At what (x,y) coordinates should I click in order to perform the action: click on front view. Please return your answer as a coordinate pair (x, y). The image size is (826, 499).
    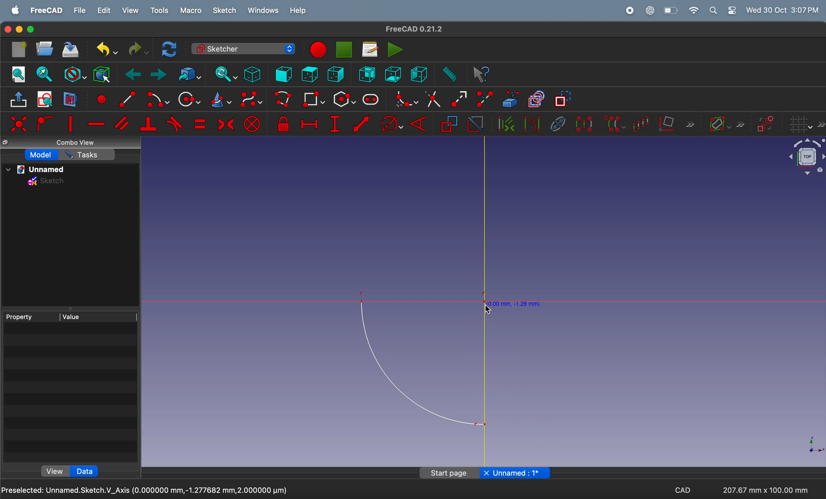
    Looking at the image, I should click on (285, 74).